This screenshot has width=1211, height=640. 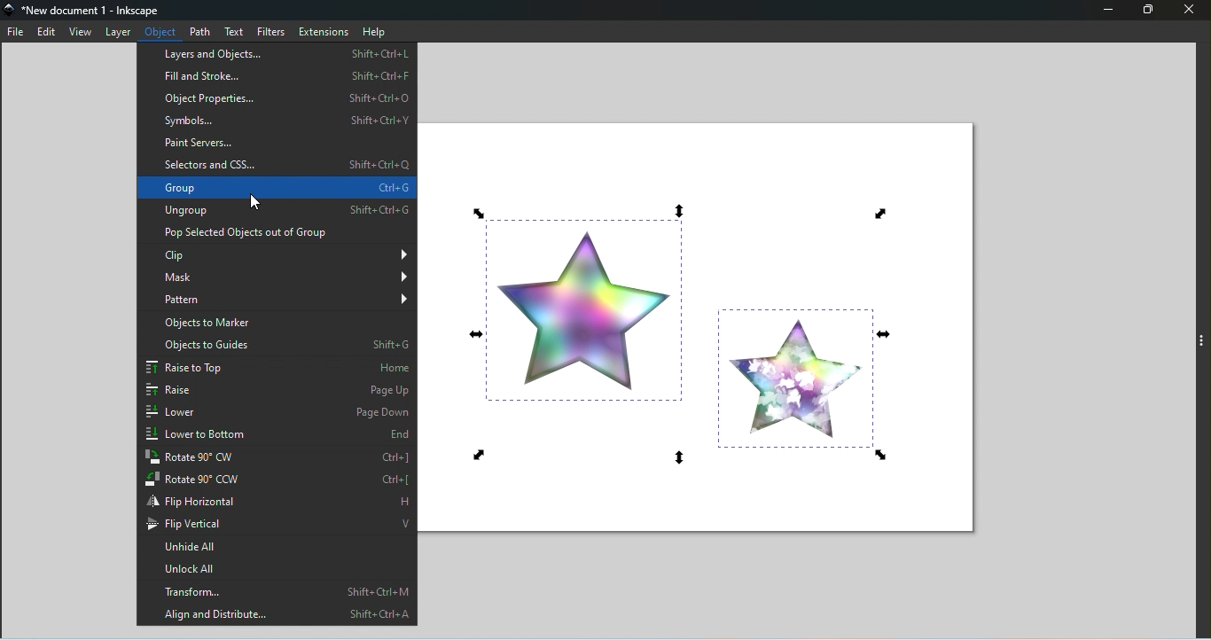 What do you see at coordinates (276, 144) in the screenshot?
I see `Paint servers` at bounding box center [276, 144].